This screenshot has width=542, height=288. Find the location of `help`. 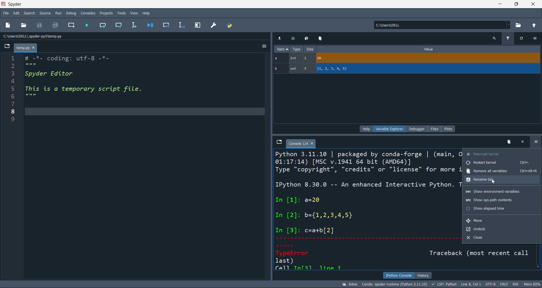

help is located at coordinates (147, 12).